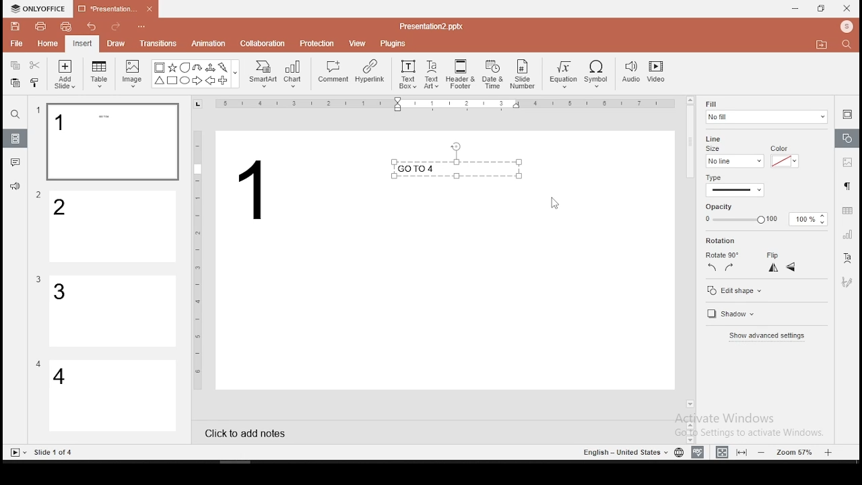  I want to click on presentation, so click(114, 10).